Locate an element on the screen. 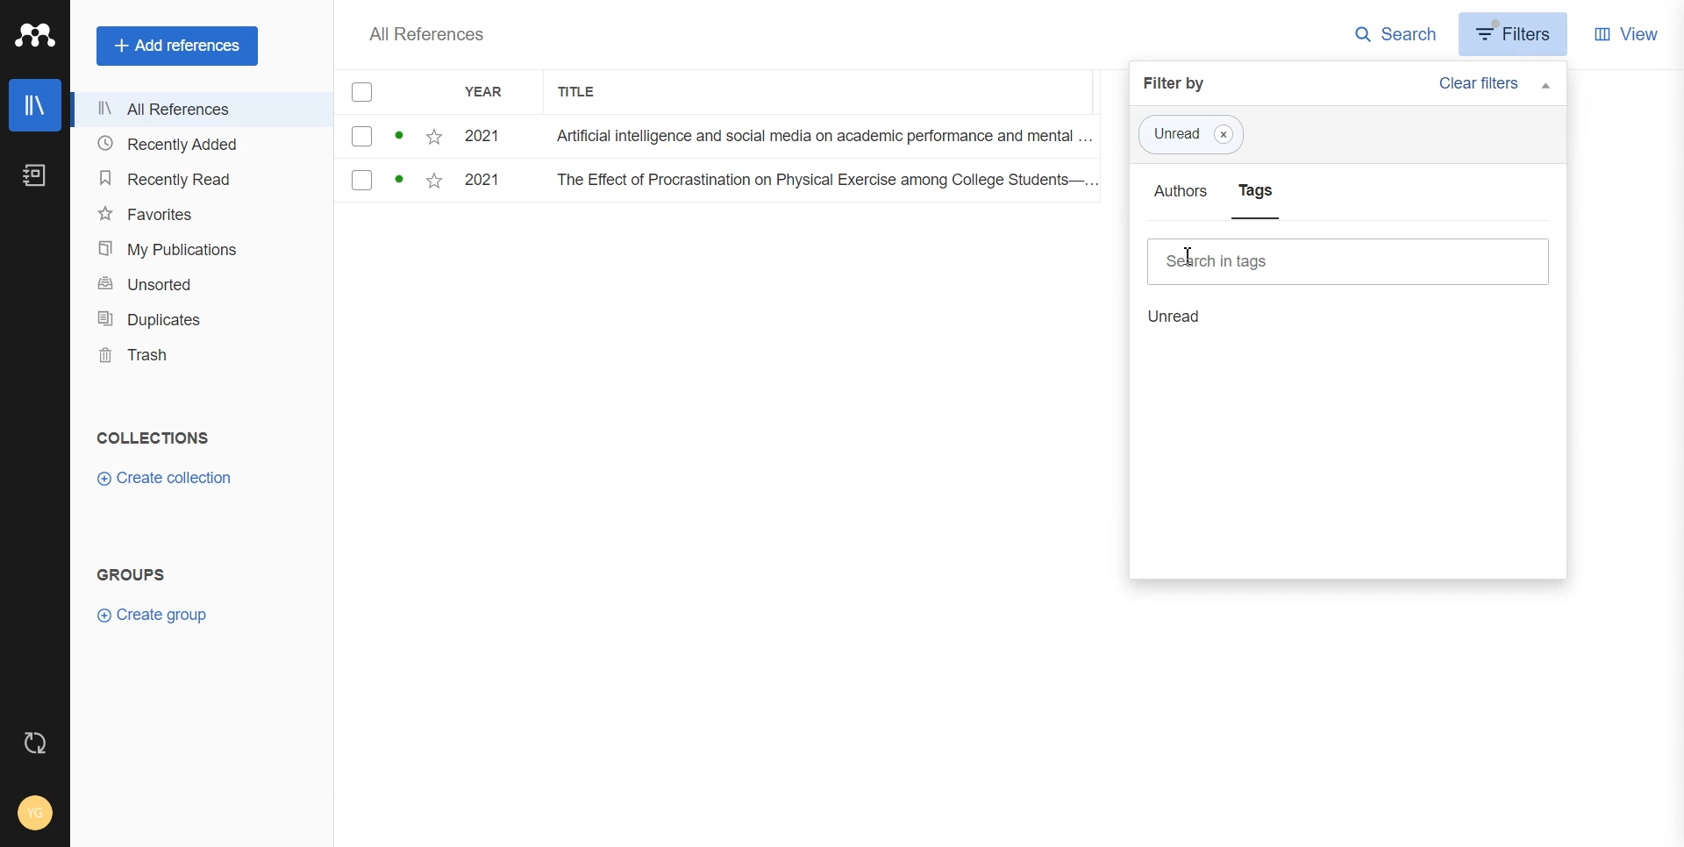 This screenshot has height=847, width=1684. checkbox is located at coordinates (391, 227).